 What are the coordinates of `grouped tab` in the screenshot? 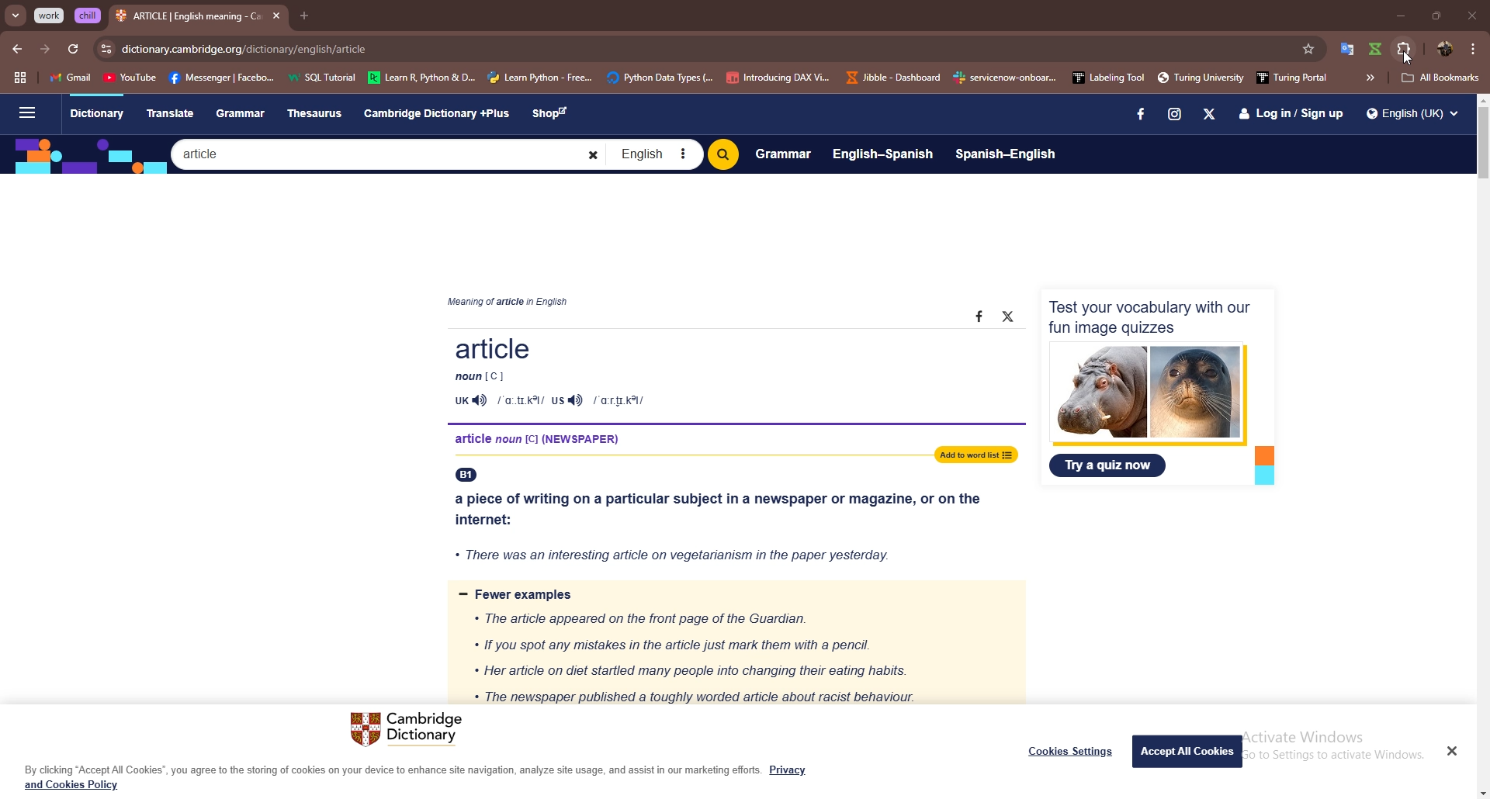 It's located at (88, 16).